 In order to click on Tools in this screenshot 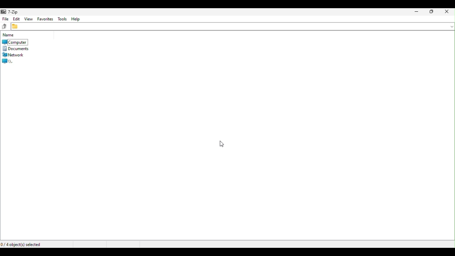, I will do `click(61, 19)`.